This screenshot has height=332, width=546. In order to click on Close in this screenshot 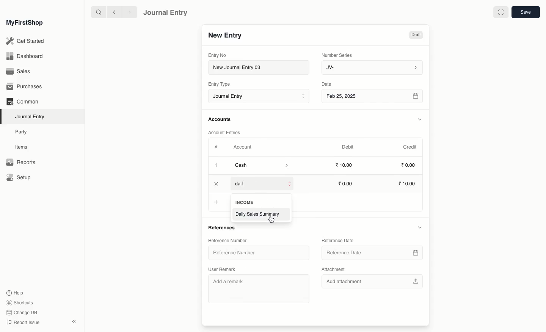, I will do `click(217, 184)`.